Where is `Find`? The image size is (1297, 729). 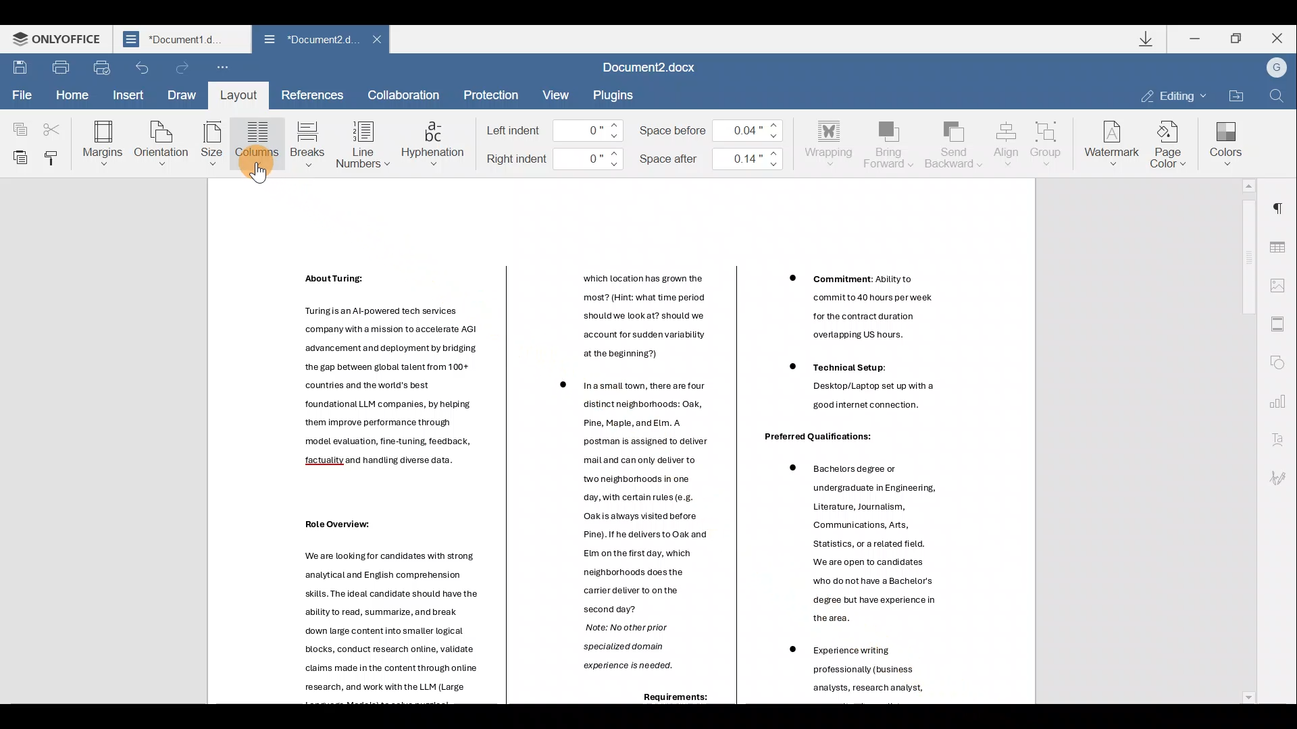
Find is located at coordinates (1277, 97).